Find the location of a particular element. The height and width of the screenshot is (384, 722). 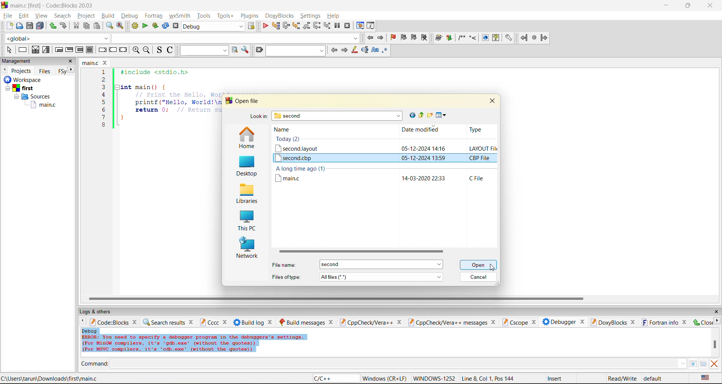

next is located at coordinates (717, 321).